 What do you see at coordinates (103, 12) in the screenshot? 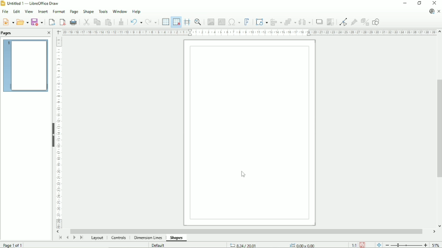
I see `Tools` at bounding box center [103, 12].